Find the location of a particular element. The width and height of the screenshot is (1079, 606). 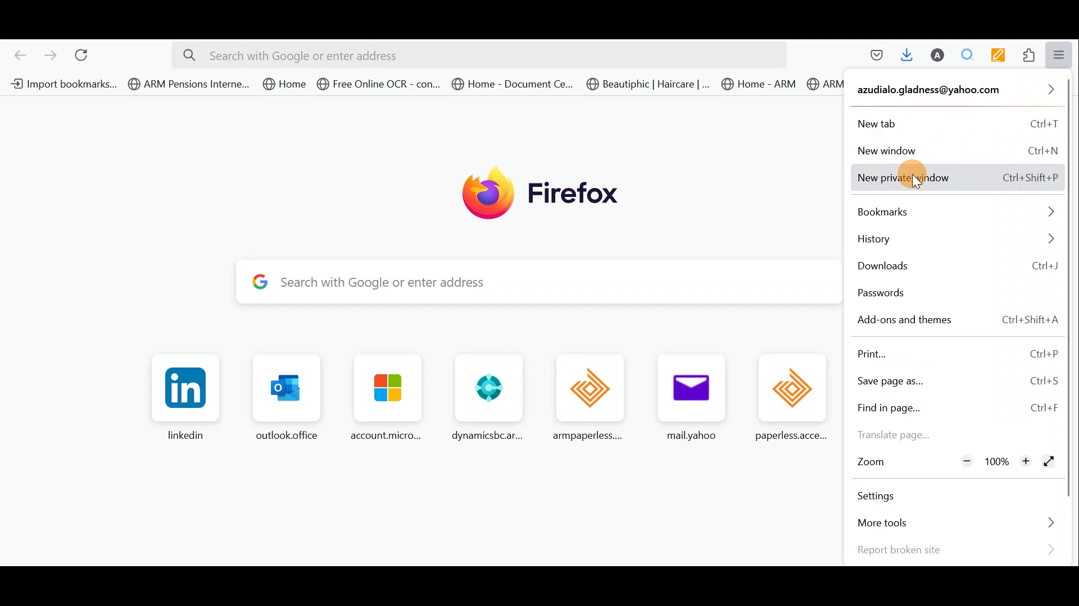

Firefox logo is located at coordinates (528, 192).